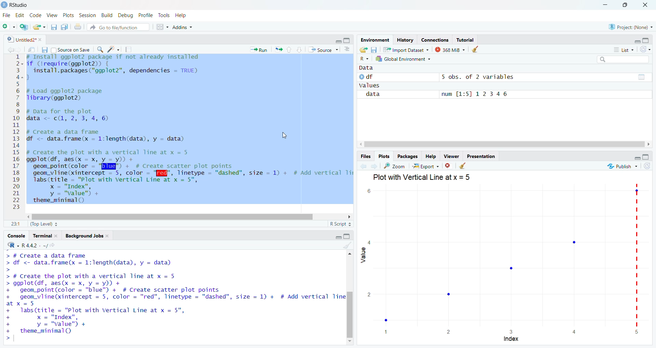 The height and width of the screenshot is (348, 656). Describe the element at coordinates (69, 16) in the screenshot. I see `v Plots` at that location.